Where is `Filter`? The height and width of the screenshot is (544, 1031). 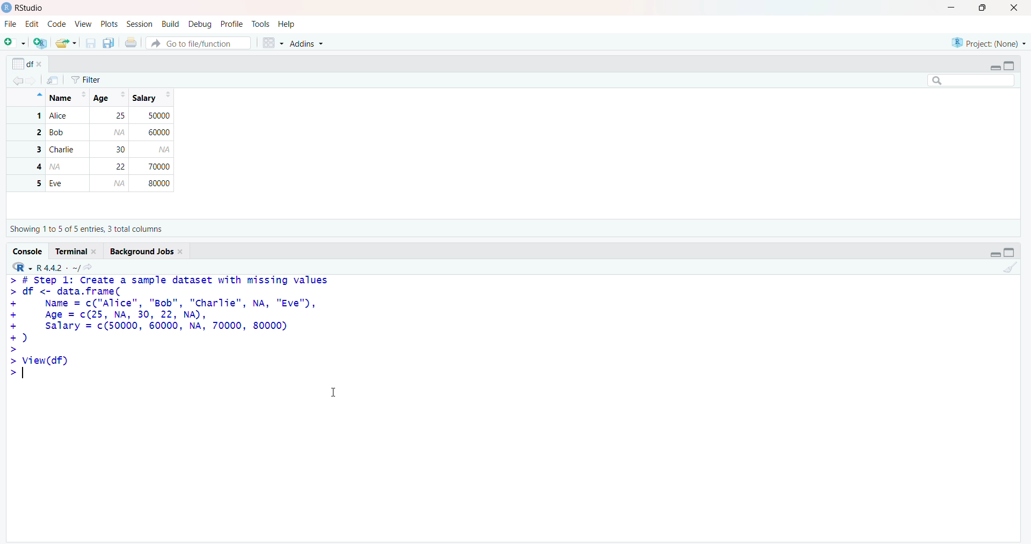
Filter is located at coordinates (97, 78).